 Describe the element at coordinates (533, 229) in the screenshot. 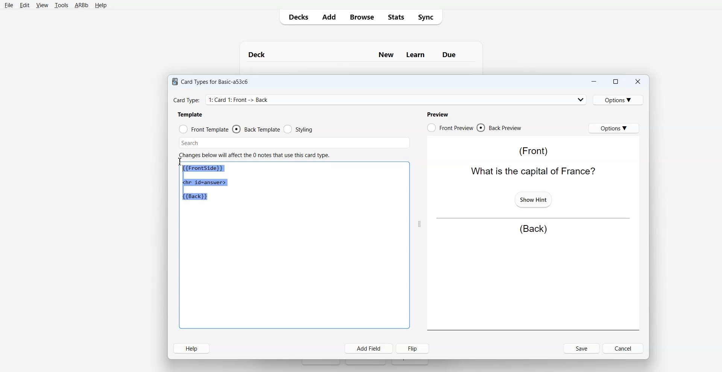

I see `(Back)` at that location.